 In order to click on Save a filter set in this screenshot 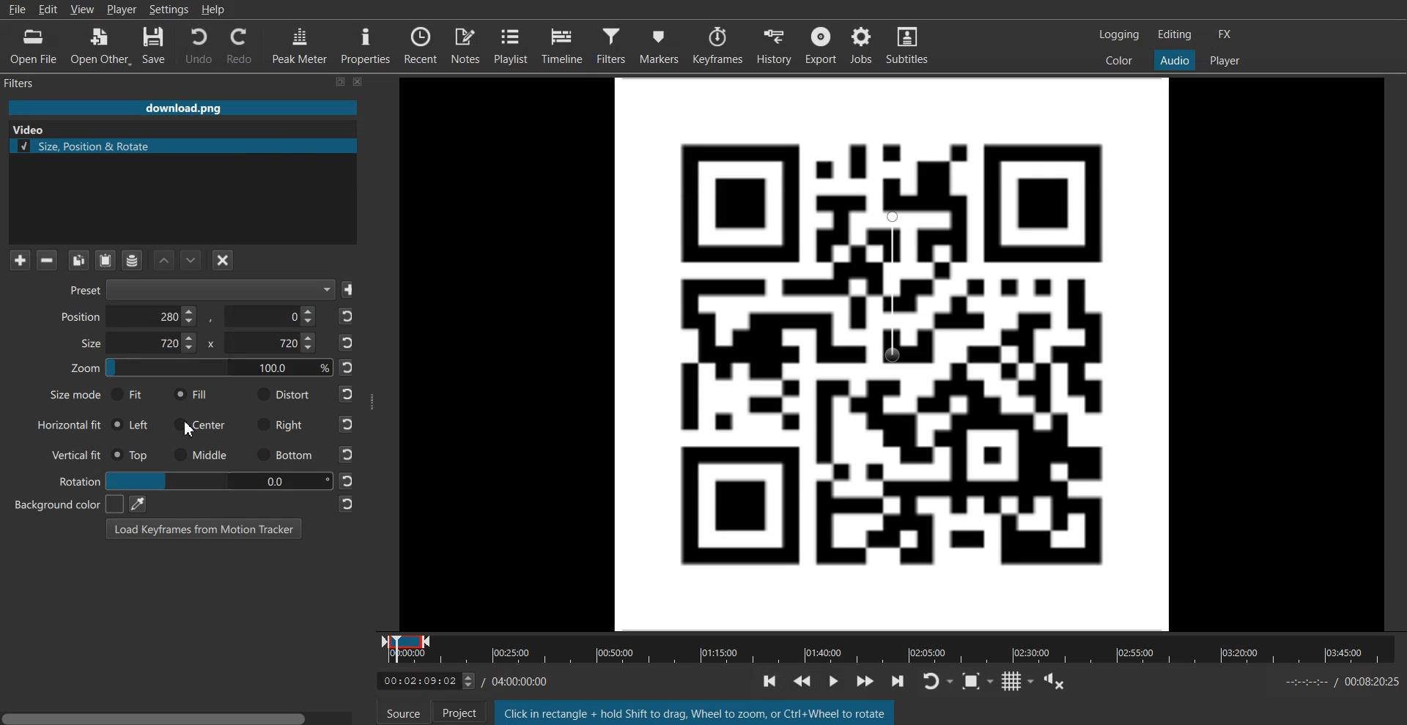, I will do `click(132, 260)`.